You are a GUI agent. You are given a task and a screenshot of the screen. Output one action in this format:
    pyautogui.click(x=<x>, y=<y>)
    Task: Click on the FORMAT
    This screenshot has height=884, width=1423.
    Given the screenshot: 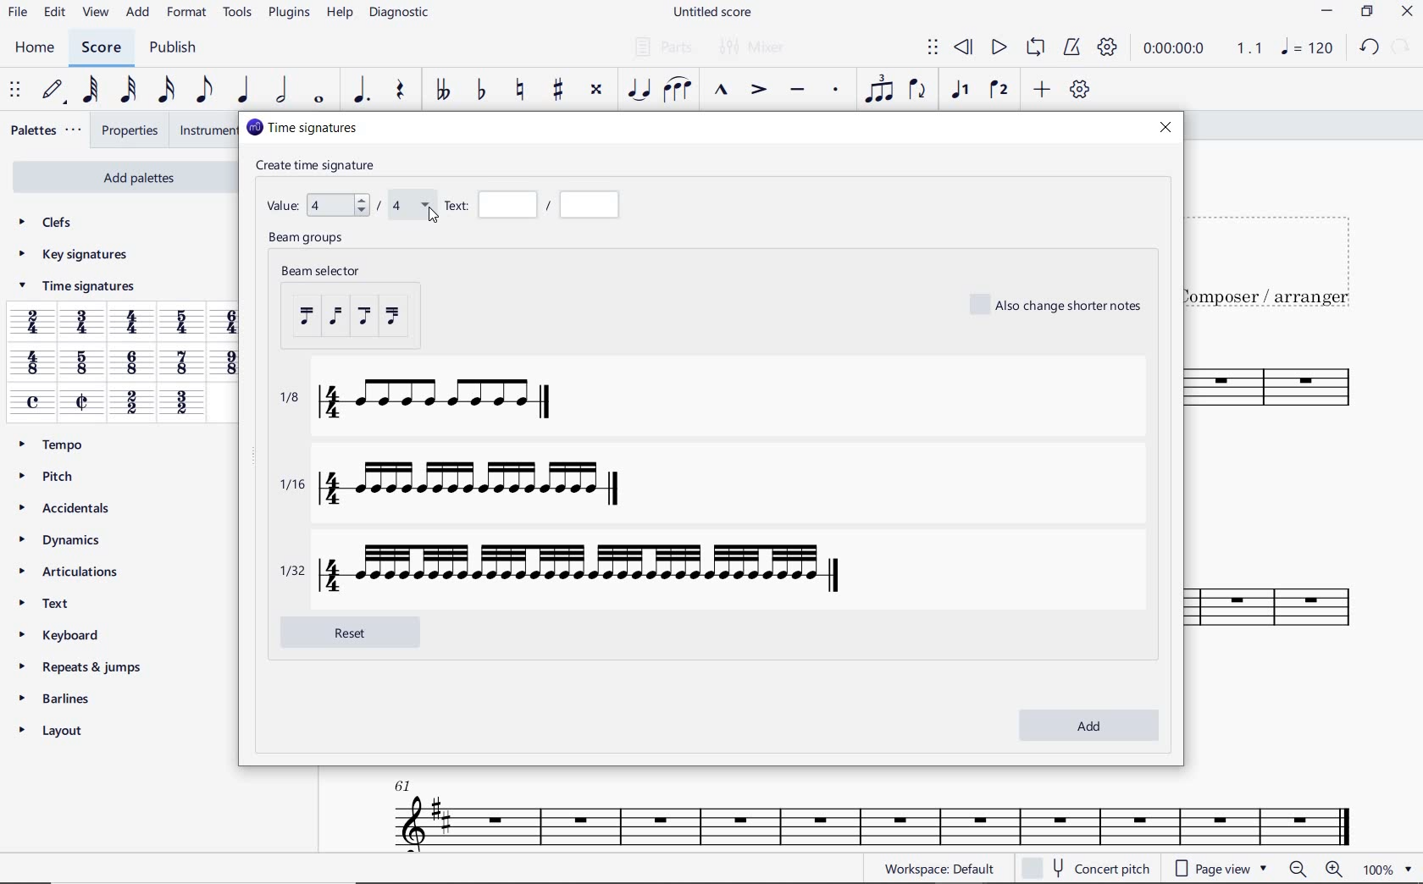 What is the action you would take?
    pyautogui.click(x=186, y=12)
    